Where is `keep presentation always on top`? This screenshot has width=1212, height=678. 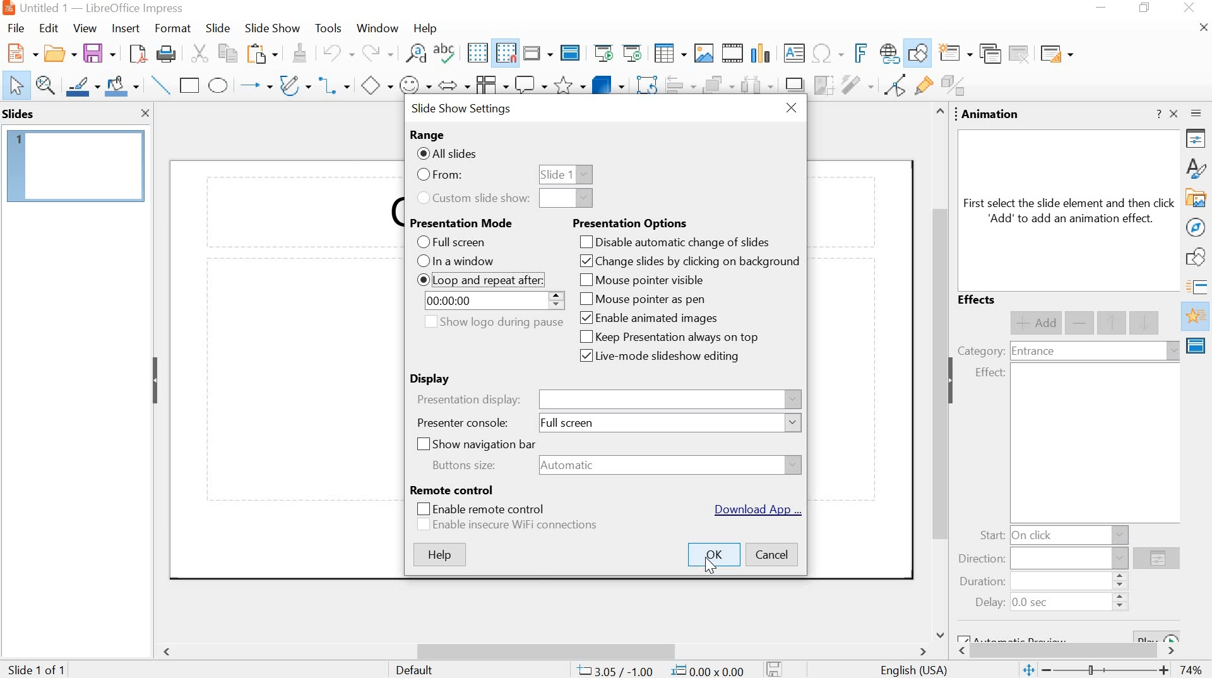
keep presentation always on top is located at coordinates (667, 336).